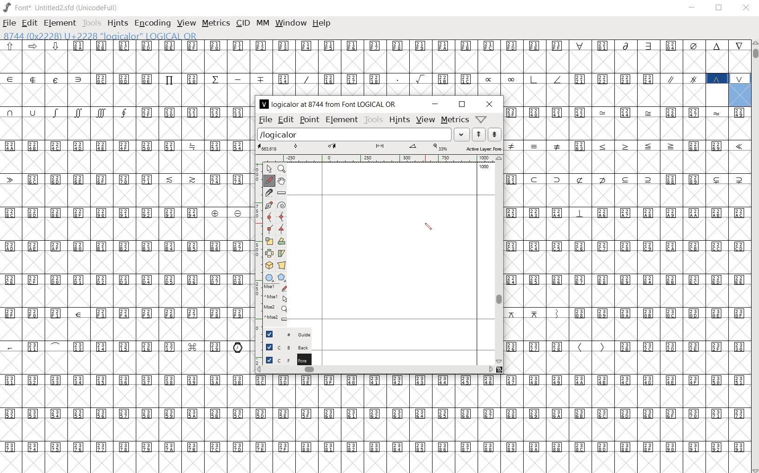 This screenshot has width=759, height=473. Describe the element at coordinates (373, 121) in the screenshot. I see `tools` at that location.